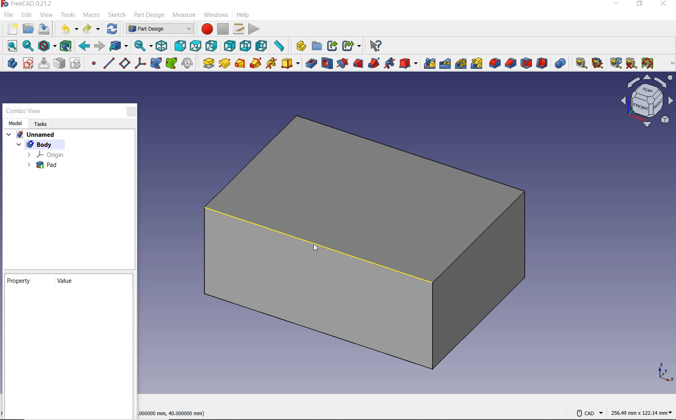 This screenshot has width=676, height=420. Describe the element at coordinates (215, 15) in the screenshot. I see `windows` at that location.